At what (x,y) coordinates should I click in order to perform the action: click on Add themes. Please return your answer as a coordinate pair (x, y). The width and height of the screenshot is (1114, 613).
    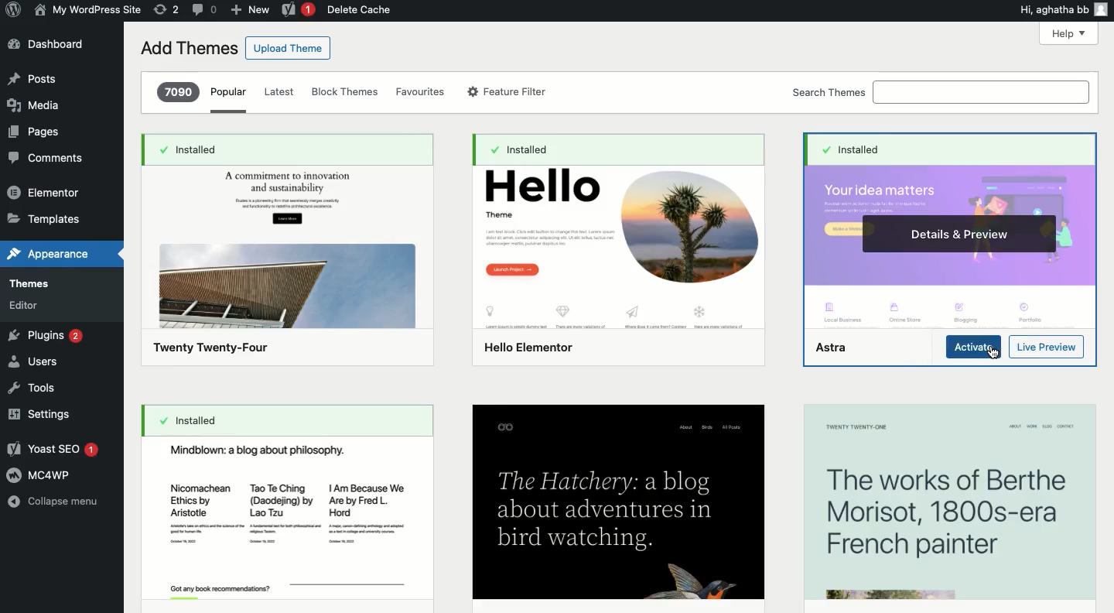
    Looking at the image, I should click on (186, 48).